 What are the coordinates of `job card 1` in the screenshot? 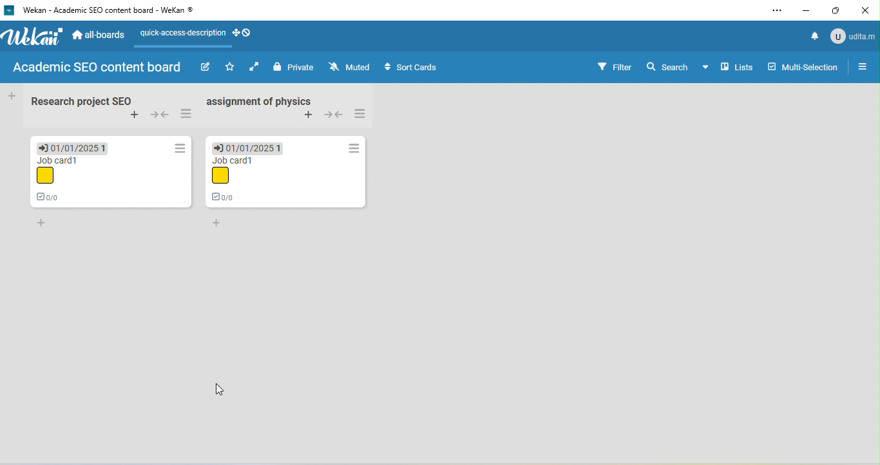 It's located at (57, 171).